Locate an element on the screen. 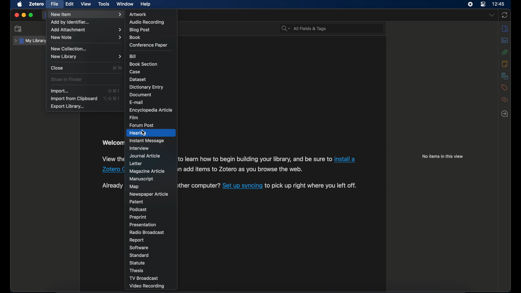 Image resolution: width=521 pixels, height=293 pixels. bill is located at coordinates (133, 56).